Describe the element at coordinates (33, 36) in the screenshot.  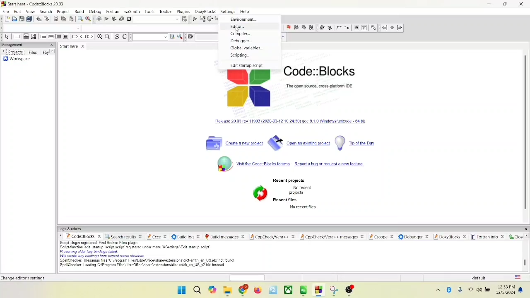
I see `selection` at that location.